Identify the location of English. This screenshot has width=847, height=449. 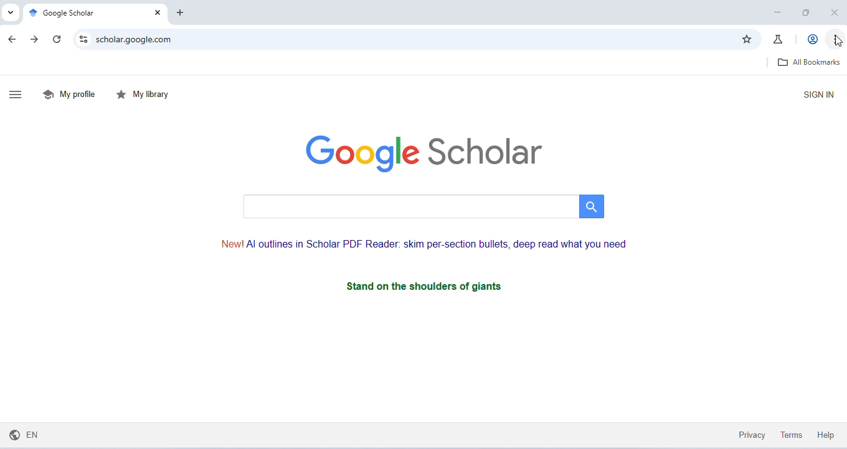
(30, 436).